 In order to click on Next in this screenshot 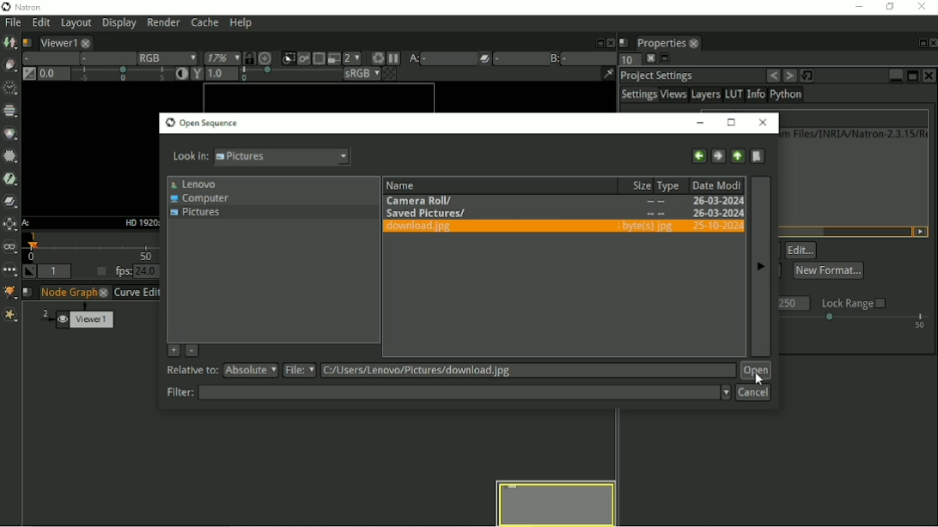, I will do `click(759, 266)`.